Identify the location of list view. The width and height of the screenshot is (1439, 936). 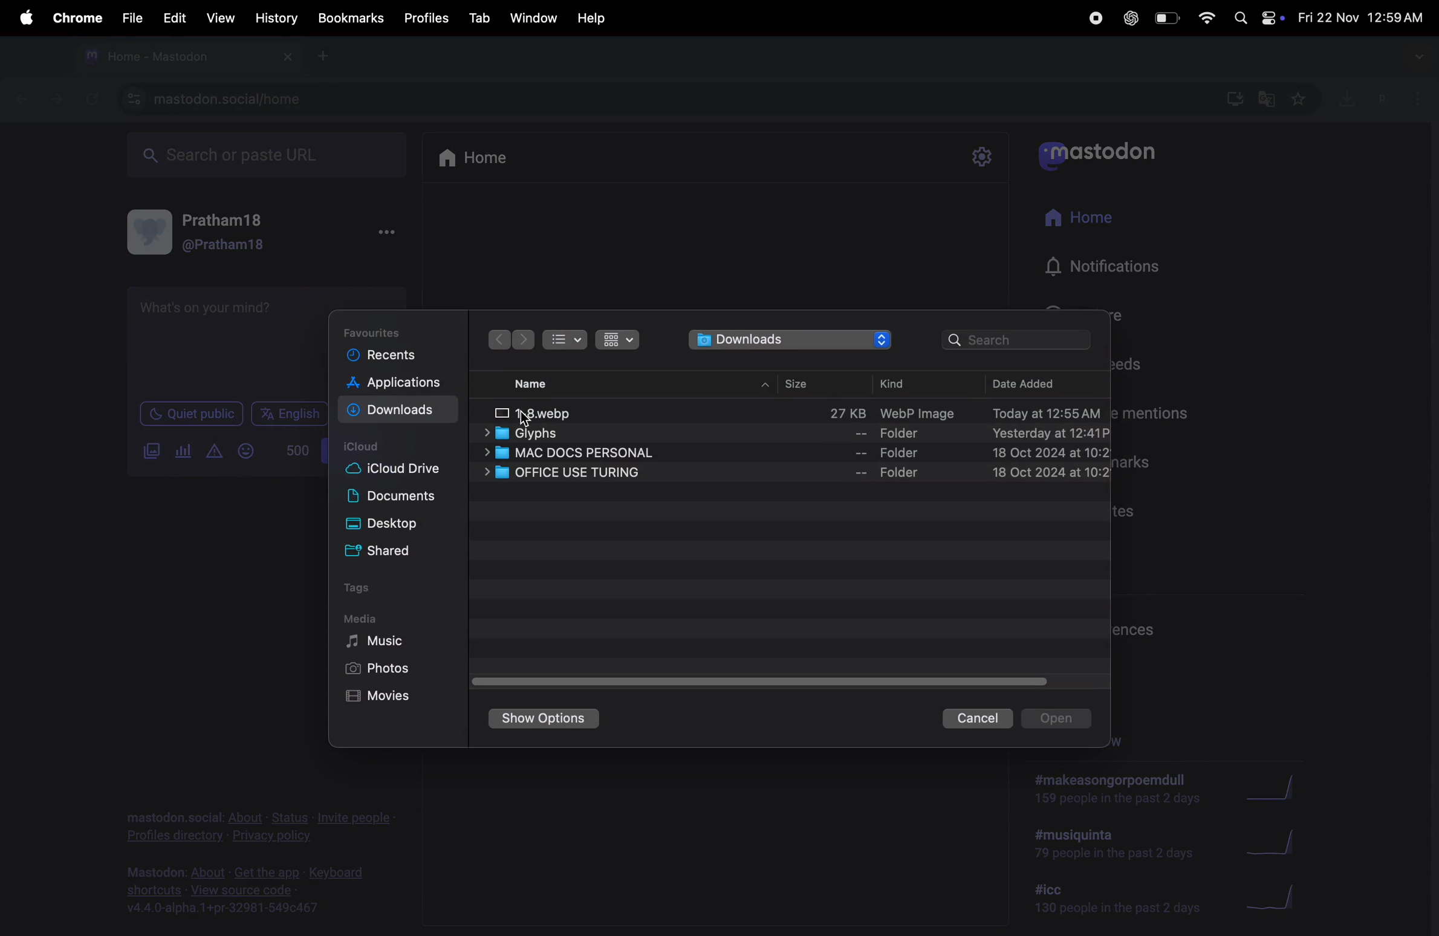
(565, 338).